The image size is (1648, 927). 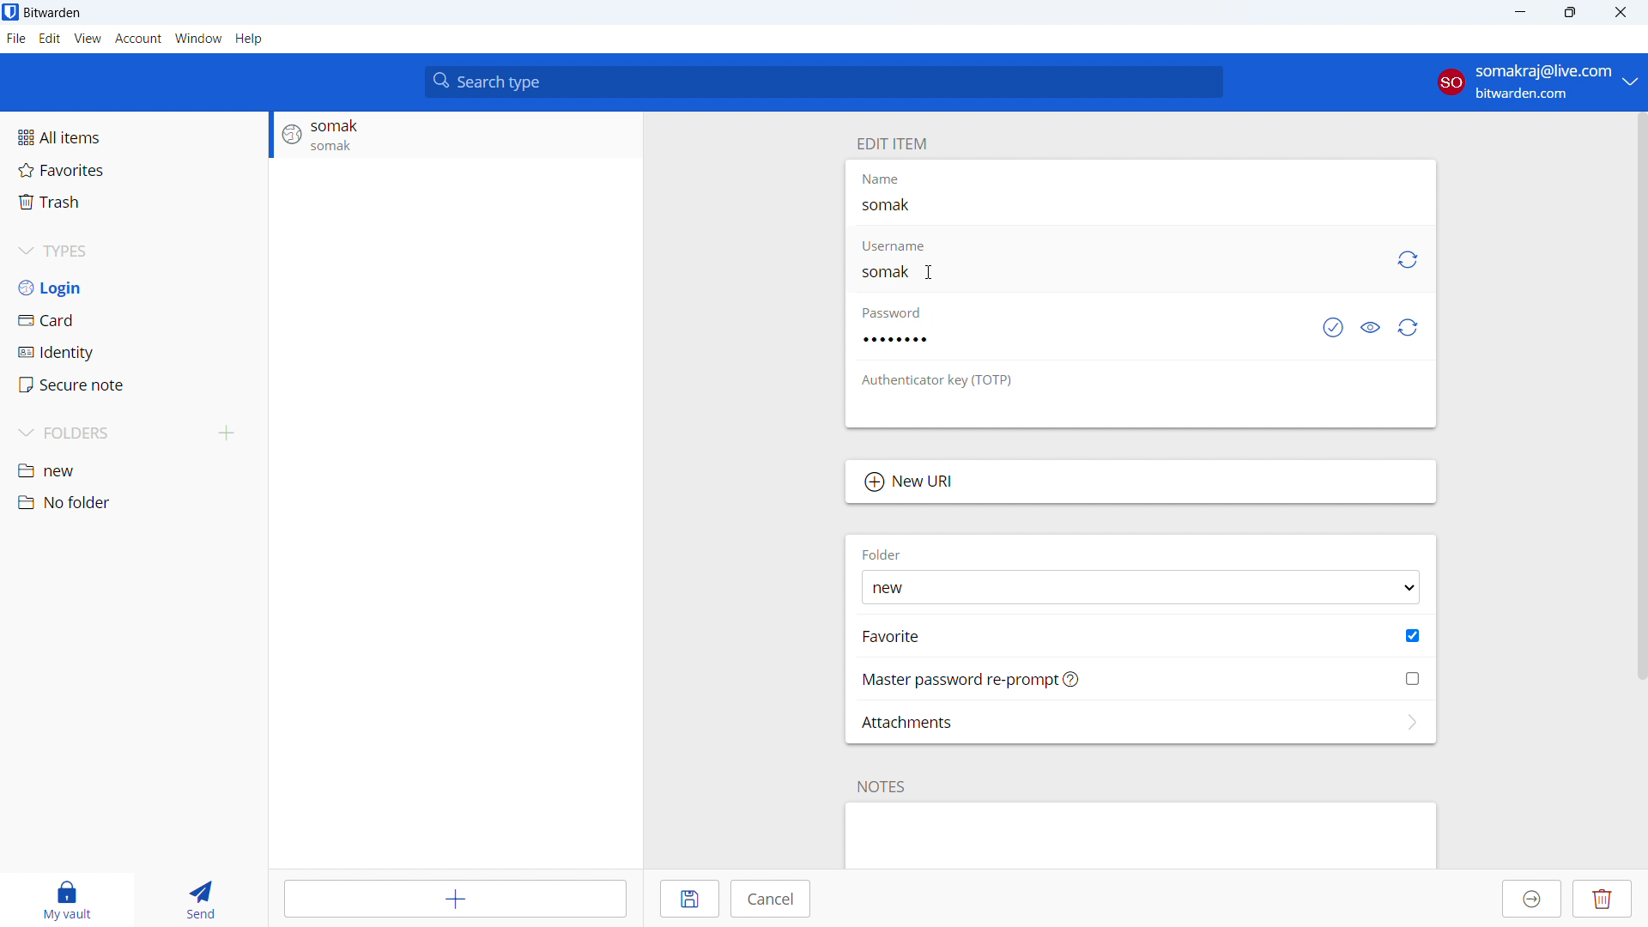 I want to click on generate password, so click(x=1409, y=327).